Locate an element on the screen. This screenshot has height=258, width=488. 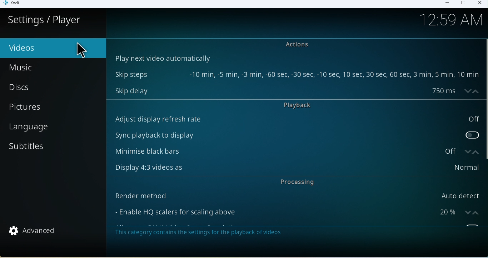
increase/decrease is located at coordinates (473, 210).